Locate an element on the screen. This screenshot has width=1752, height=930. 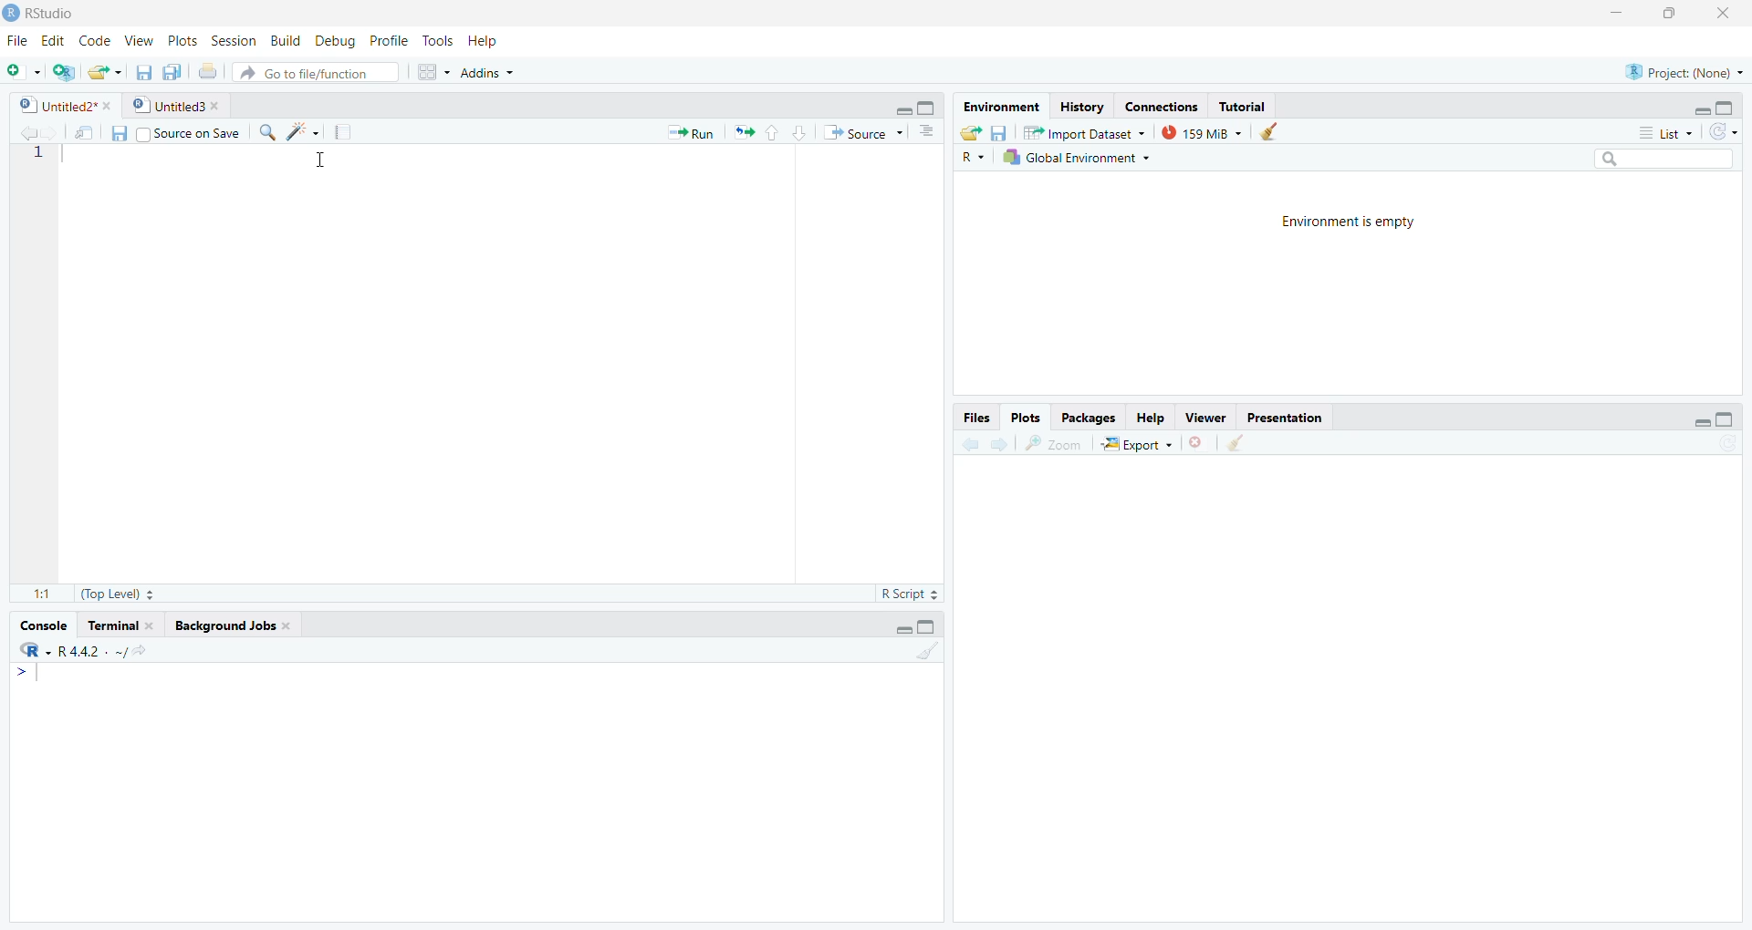
Tutorial is located at coordinates (1243, 107).